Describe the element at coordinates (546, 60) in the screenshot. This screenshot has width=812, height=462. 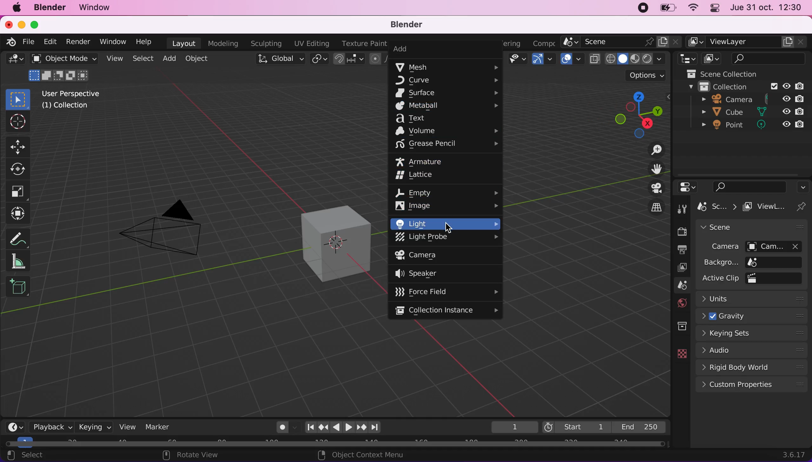
I see `gizmos` at that location.